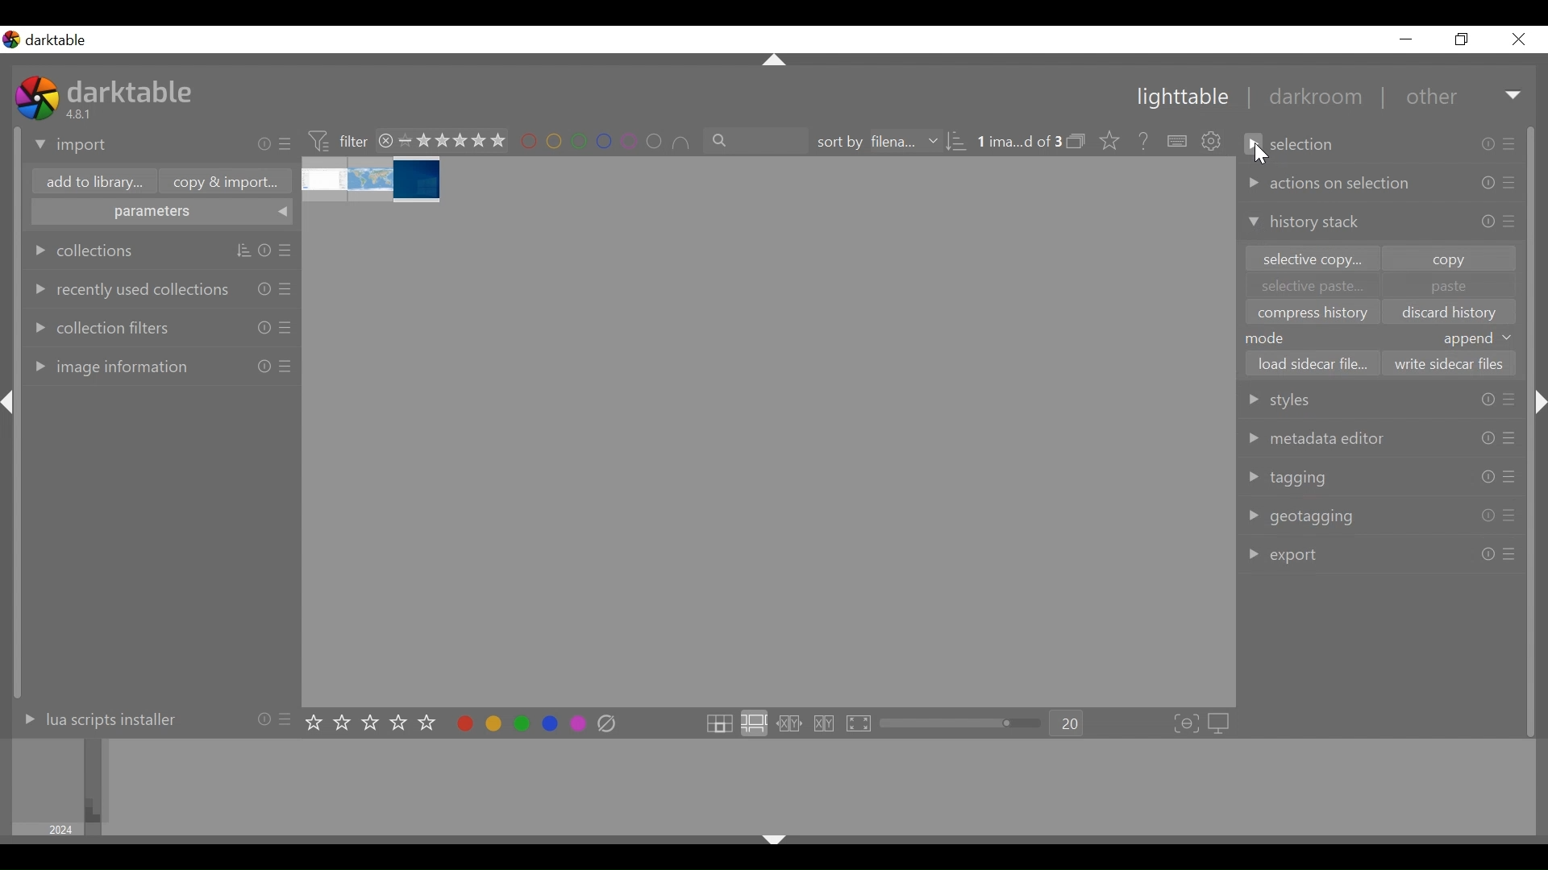 The height and width of the screenshot is (870, 1548). Describe the element at coordinates (81, 114) in the screenshot. I see `version` at that location.